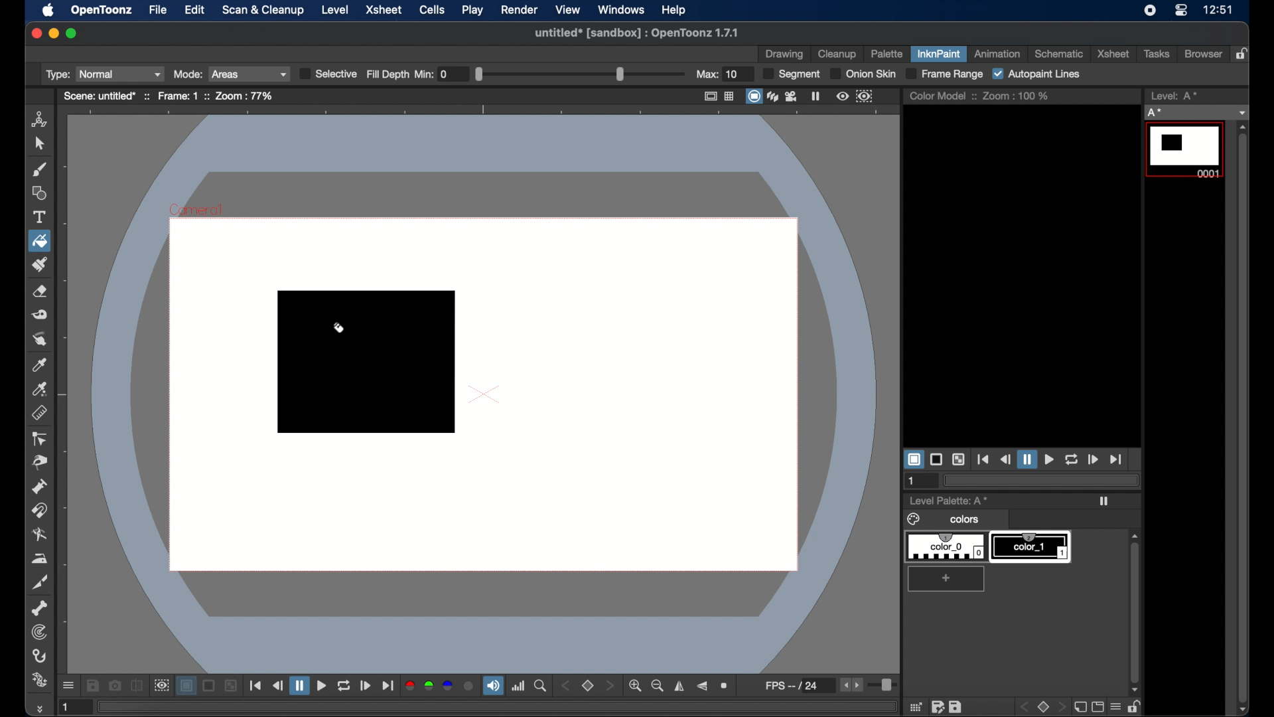  What do you see at coordinates (1176, 96) in the screenshot?
I see `level strip` at bounding box center [1176, 96].